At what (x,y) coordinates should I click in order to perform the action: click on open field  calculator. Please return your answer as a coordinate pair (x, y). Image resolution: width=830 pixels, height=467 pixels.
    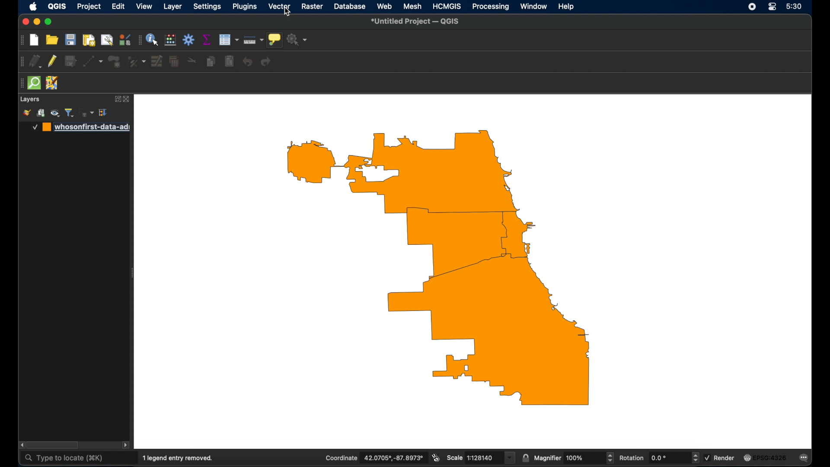
    Looking at the image, I should click on (171, 41).